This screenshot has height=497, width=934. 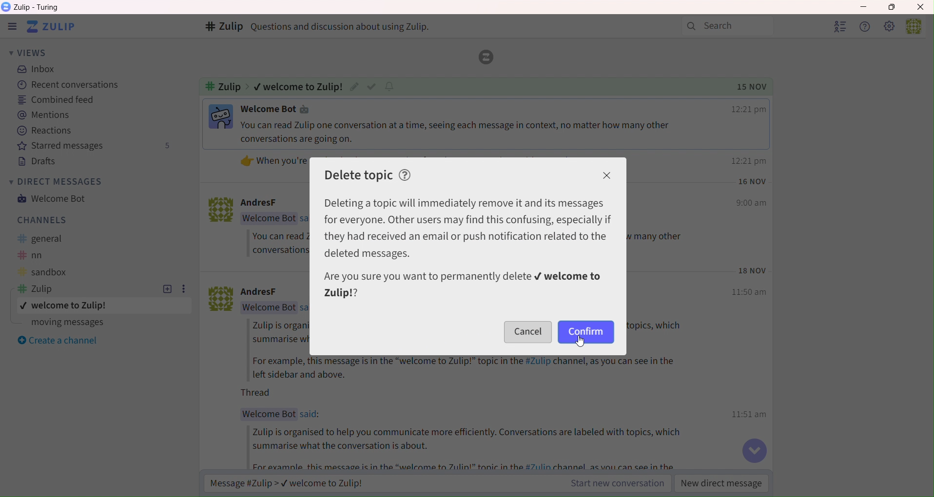 What do you see at coordinates (618, 483) in the screenshot?
I see `Start new conversation` at bounding box center [618, 483].